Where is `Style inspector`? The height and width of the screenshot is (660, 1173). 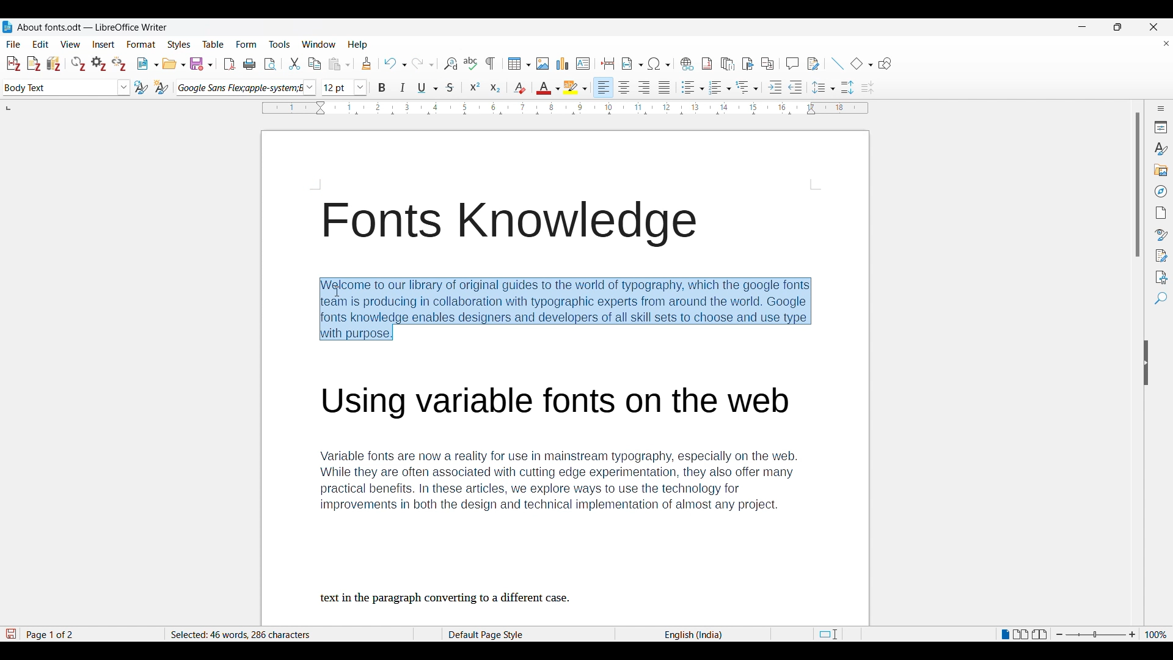
Style inspector is located at coordinates (1161, 235).